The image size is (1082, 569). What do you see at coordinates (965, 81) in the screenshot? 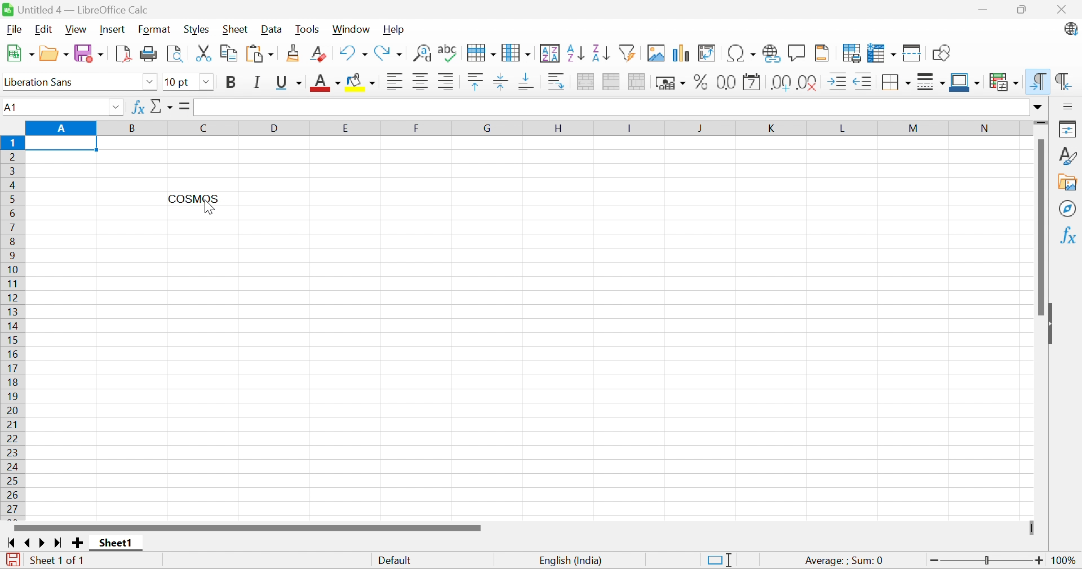
I see `Border Color` at bounding box center [965, 81].